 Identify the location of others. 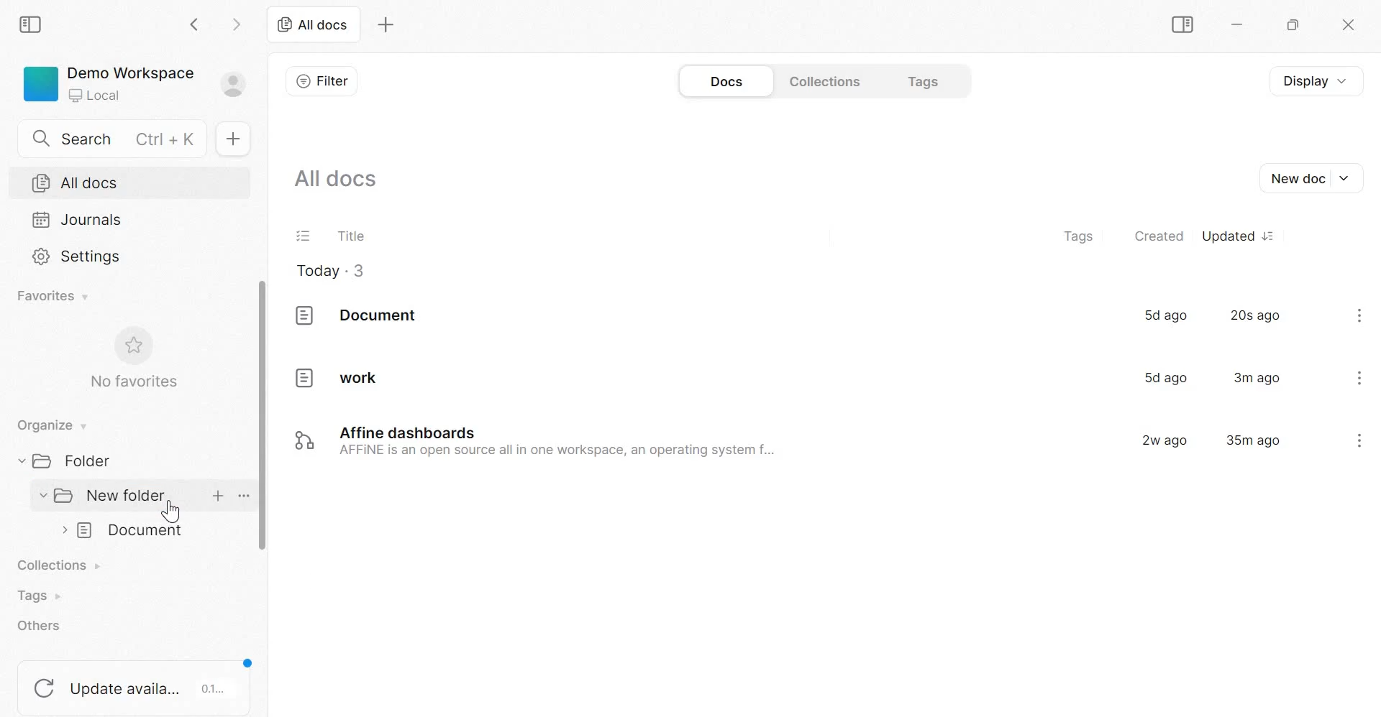
(42, 626).